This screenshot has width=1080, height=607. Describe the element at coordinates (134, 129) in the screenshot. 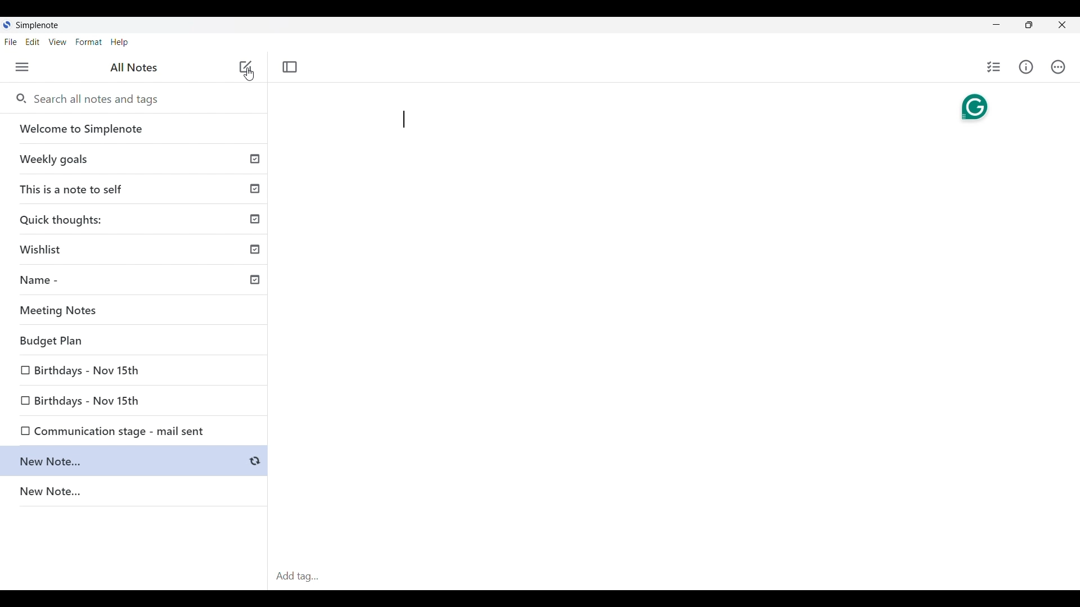

I see `Welcome to Simplenote` at that location.